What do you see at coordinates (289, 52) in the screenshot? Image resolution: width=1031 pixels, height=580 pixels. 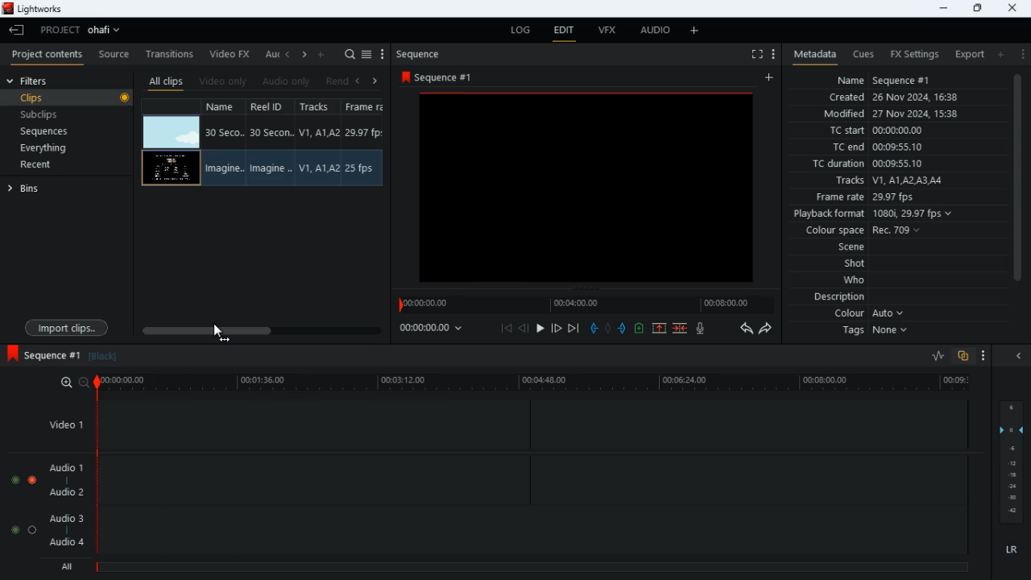 I see `left` at bounding box center [289, 52].